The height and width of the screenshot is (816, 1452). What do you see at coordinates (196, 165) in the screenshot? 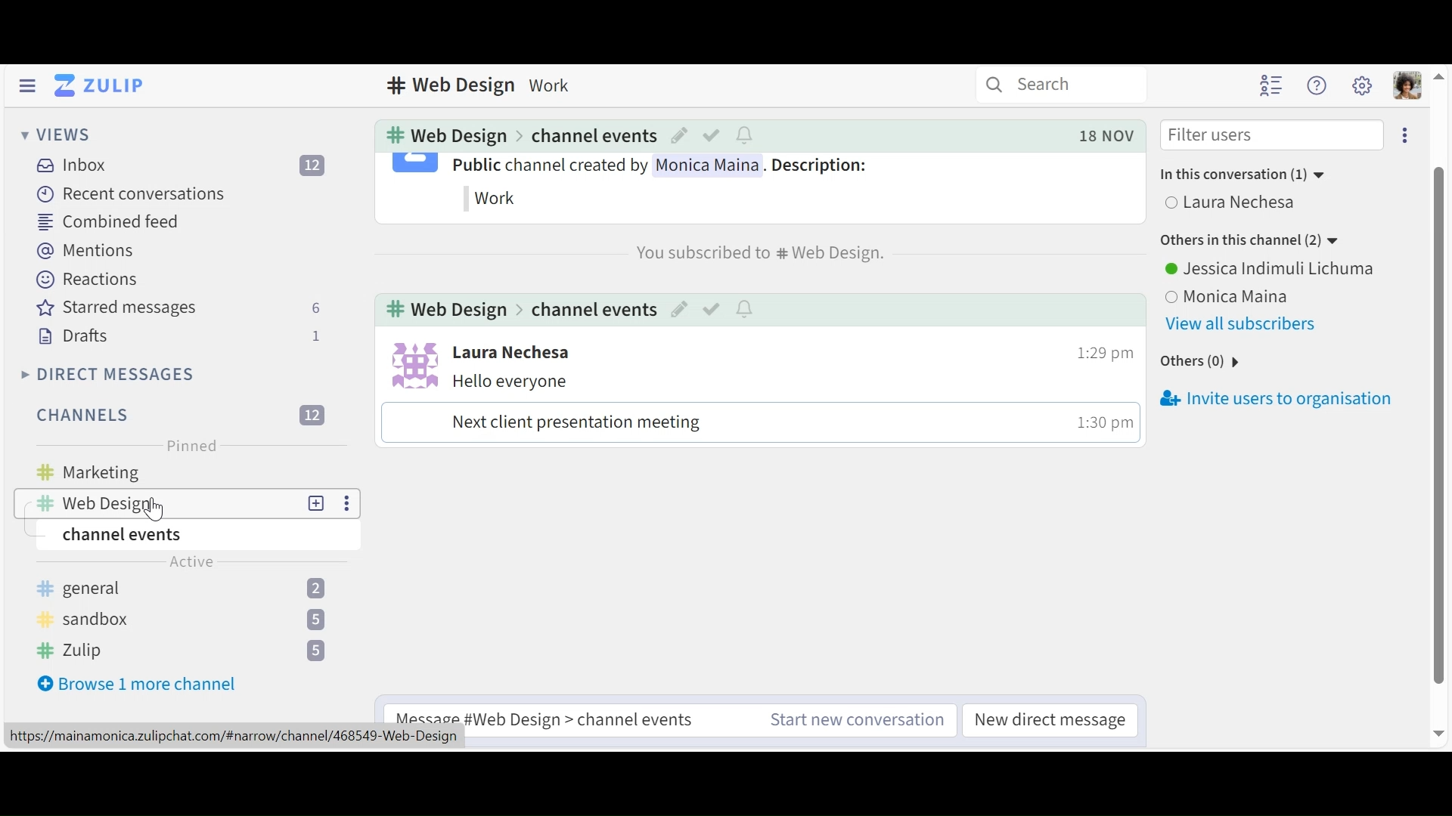
I see `Inbox` at bounding box center [196, 165].